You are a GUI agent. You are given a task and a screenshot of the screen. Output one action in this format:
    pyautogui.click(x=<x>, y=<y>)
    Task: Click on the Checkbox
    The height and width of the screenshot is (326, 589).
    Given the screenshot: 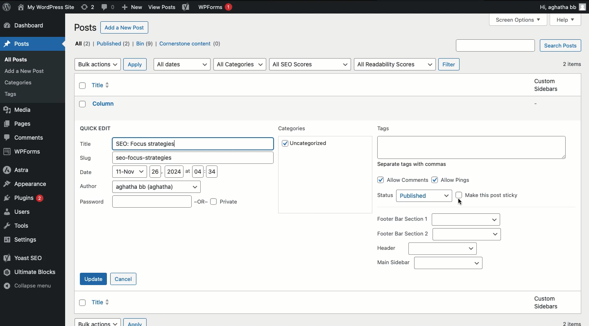 What is the action you would take?
    pyautogui.click(x=83, y=104)
    